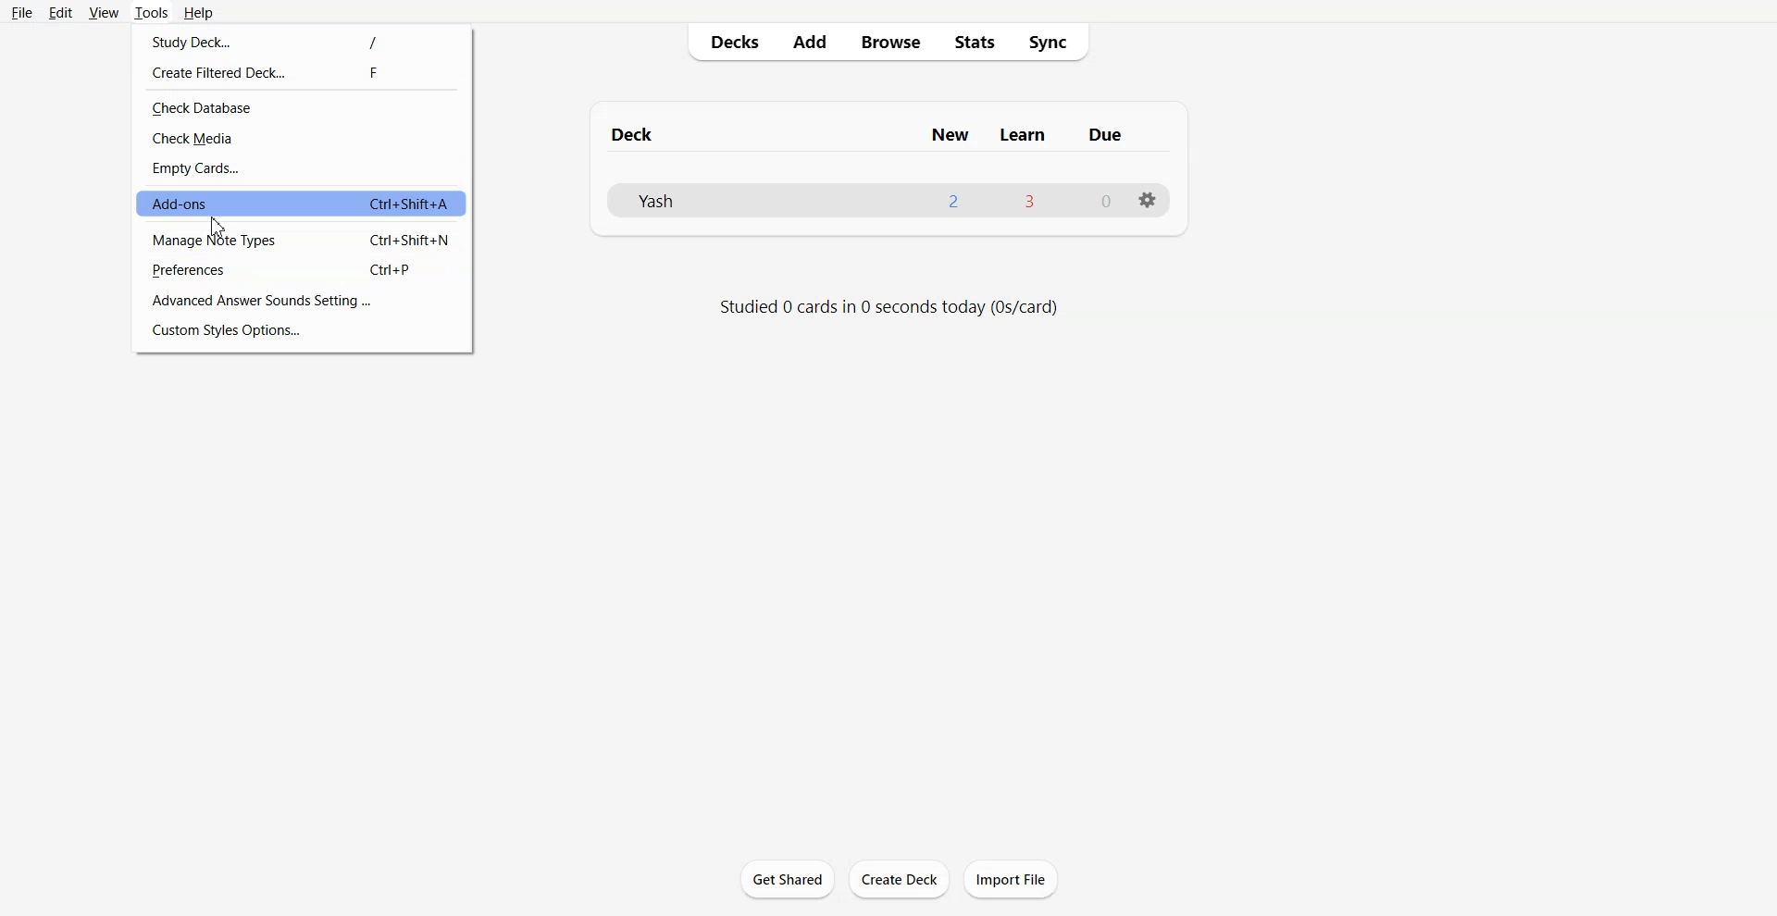 This screenshot has height=916, width=1777. What do you see at coordinates (302, 167) in the screenshot?
I see `Empty Cards` at bounding box center [302, 167].